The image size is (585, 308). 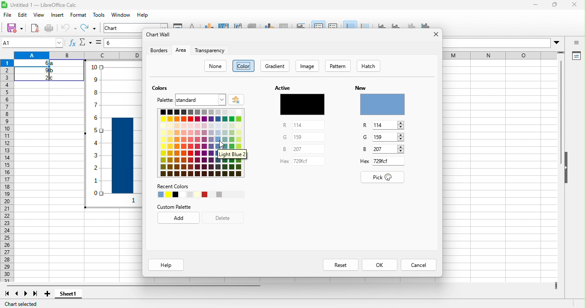 What do you see at coordinates (562, 114) in the screenshot?
I see `vertical scroll bar` at bounding box center [562, 114].